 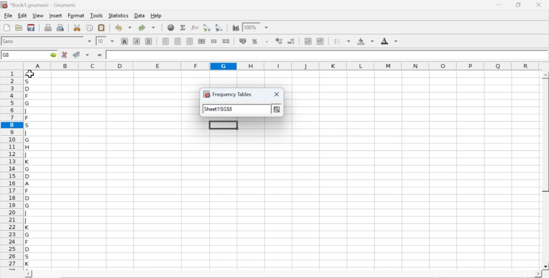 What do you see at coordinates (277, 94) in the screenshot?
I see `close` at bounding box center [277, 94].